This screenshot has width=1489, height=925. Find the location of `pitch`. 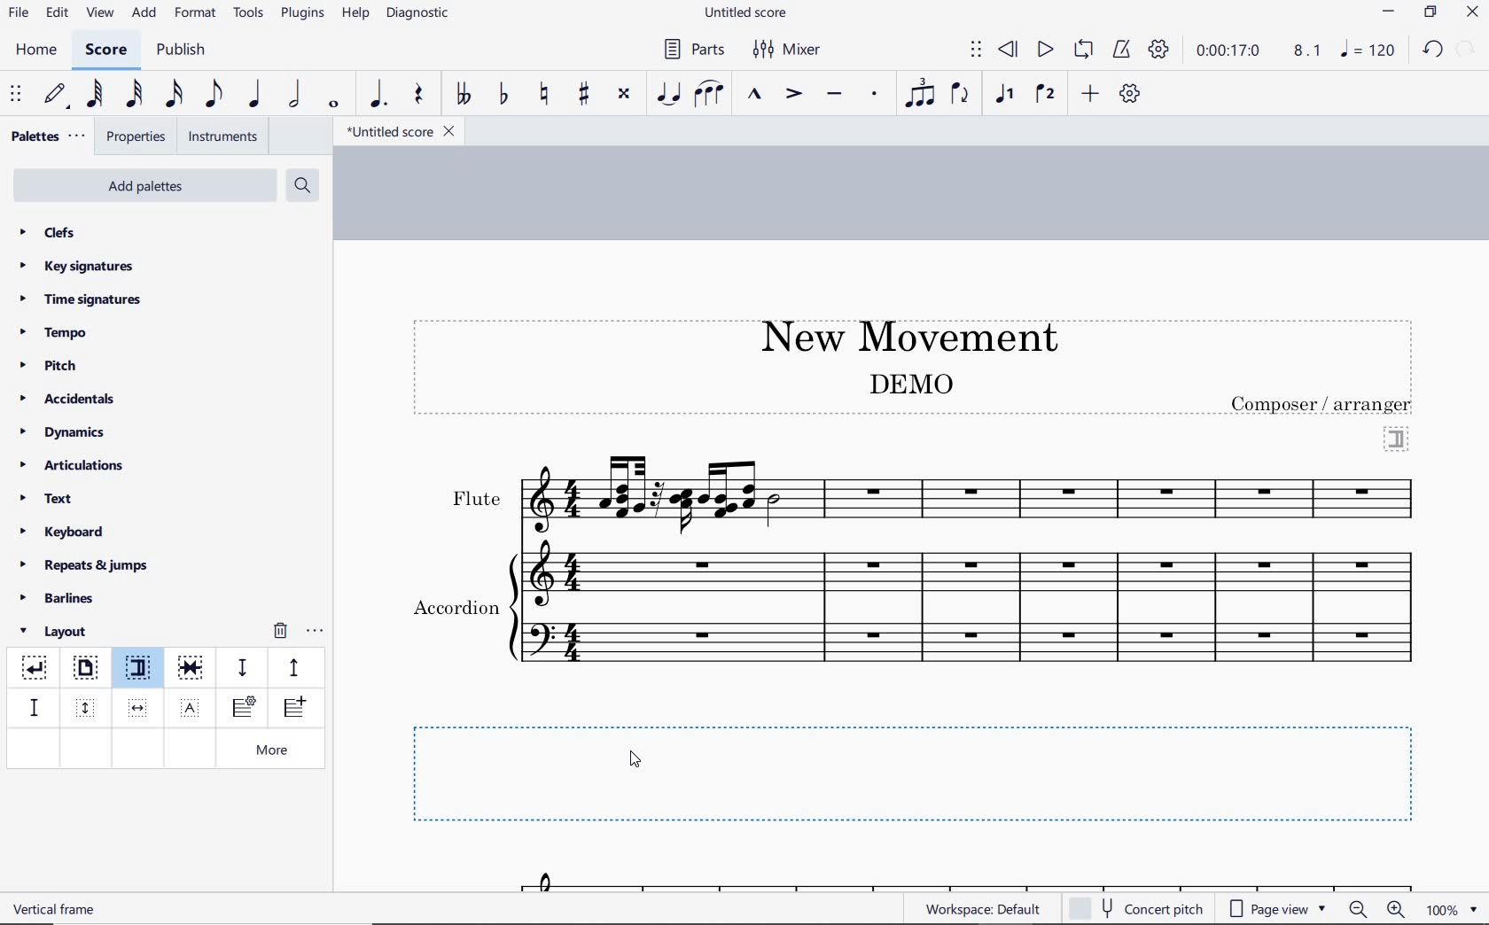

pitch is located at coordinates (55, 366).